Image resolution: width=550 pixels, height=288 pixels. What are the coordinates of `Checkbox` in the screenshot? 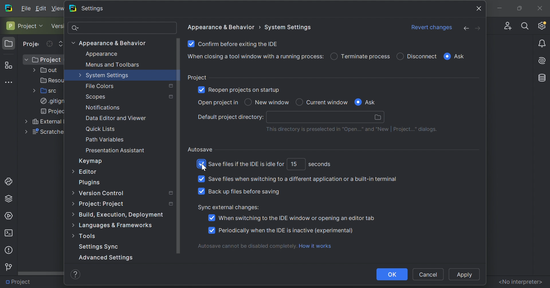 It's located at (400, 55).